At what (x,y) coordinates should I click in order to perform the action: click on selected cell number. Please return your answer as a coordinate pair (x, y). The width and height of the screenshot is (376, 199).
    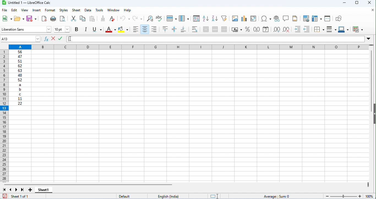
    Looking at the image, I should click on (18, 39).